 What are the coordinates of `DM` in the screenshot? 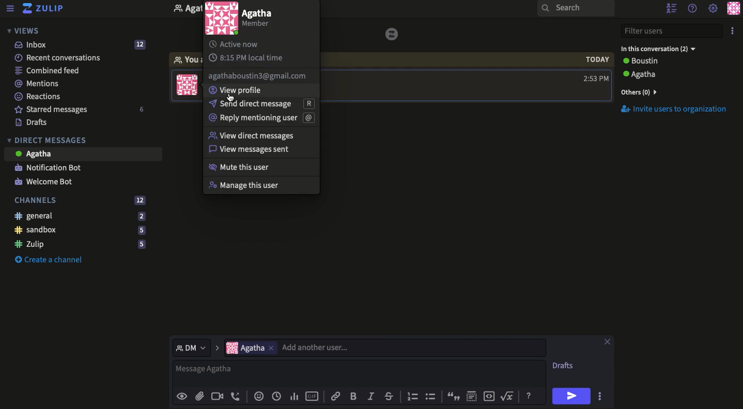 It's located at (197, 348).